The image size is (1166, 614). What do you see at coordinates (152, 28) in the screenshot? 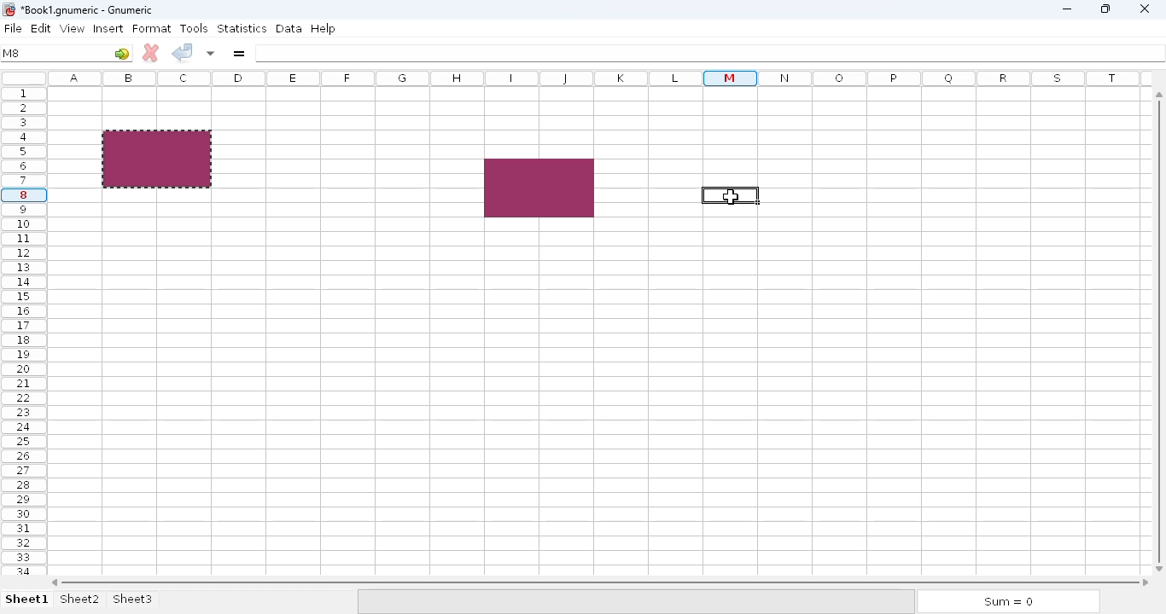
I see `format` at bounding box center [152, 28].